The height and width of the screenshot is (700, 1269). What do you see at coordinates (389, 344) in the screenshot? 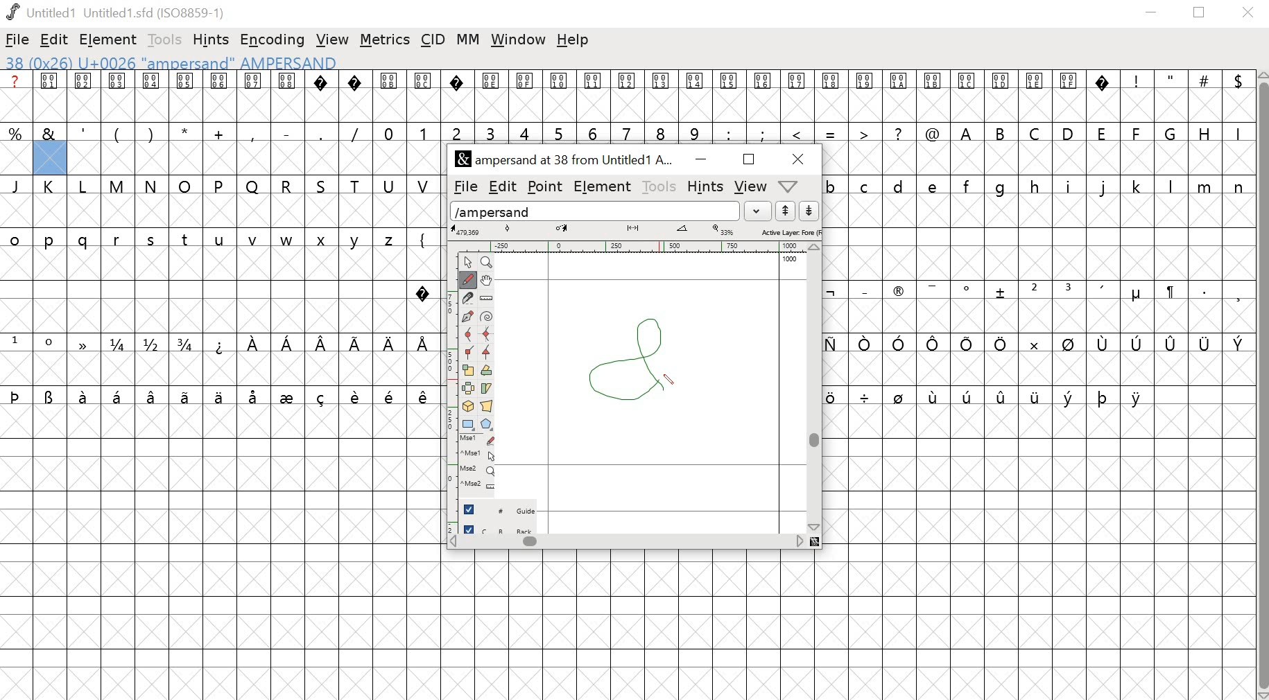
I see `symbol` at bounding box center [389, 344].